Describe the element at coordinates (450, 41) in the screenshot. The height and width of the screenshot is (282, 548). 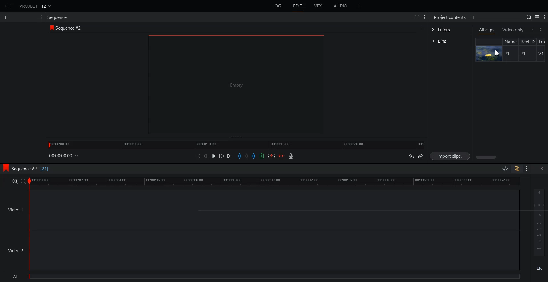
I see `Bins` at that location.